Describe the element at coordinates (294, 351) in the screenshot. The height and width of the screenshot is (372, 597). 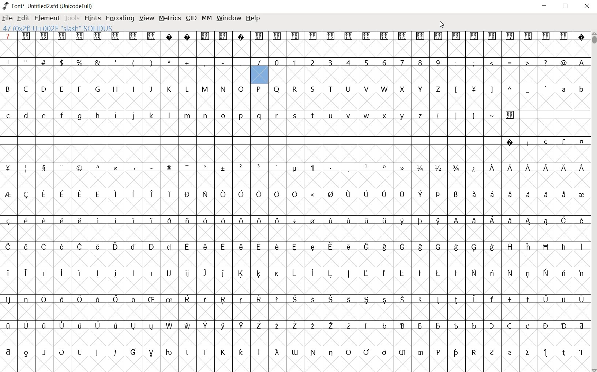
I see `` at that location.